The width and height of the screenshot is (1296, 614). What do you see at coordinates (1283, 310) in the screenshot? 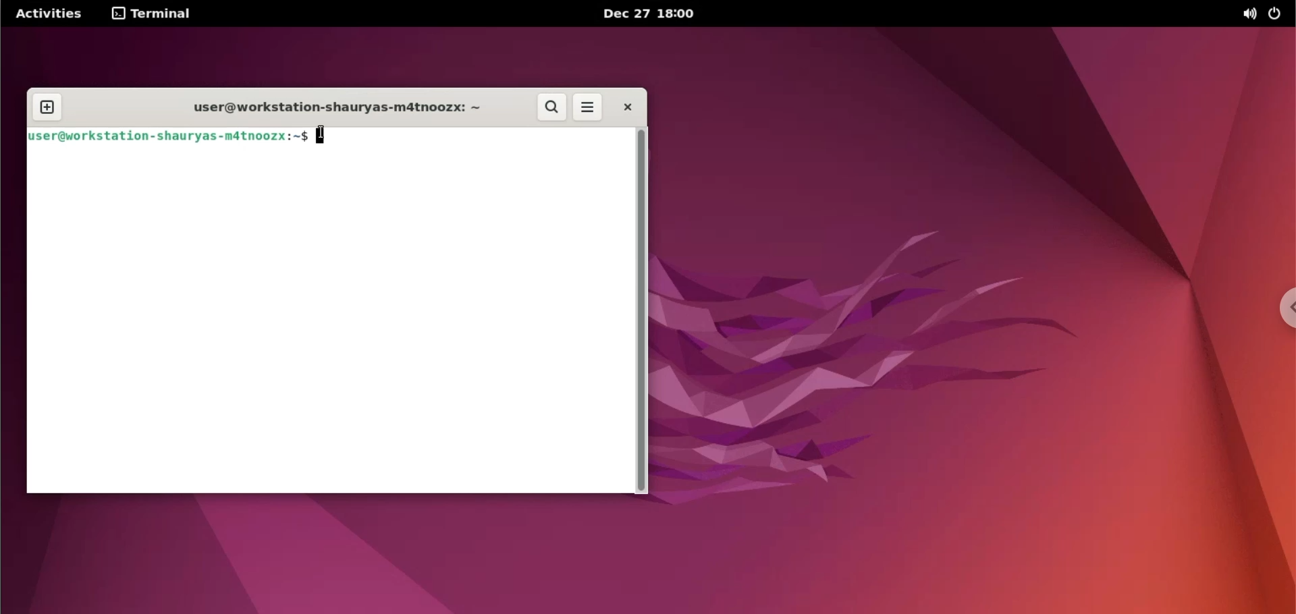
I see `chrome options` at bounding box center [1283, 310].